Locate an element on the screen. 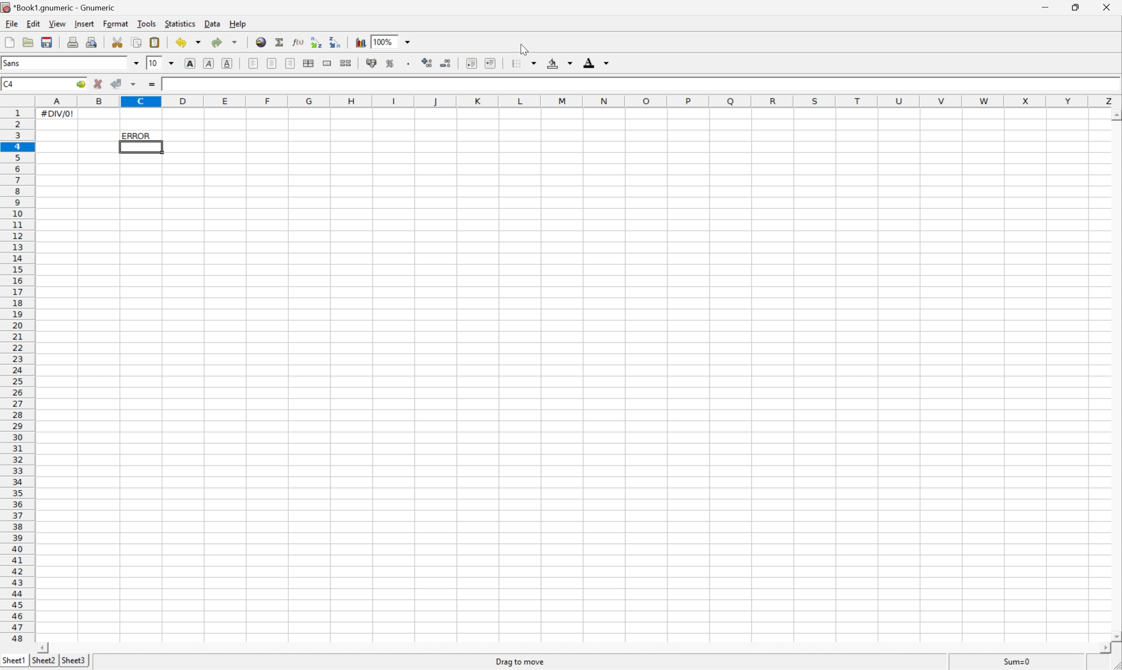 Image resolution: width=1122 pixels, height=670 pixels. Drop down is located at coordinates (200, 42).